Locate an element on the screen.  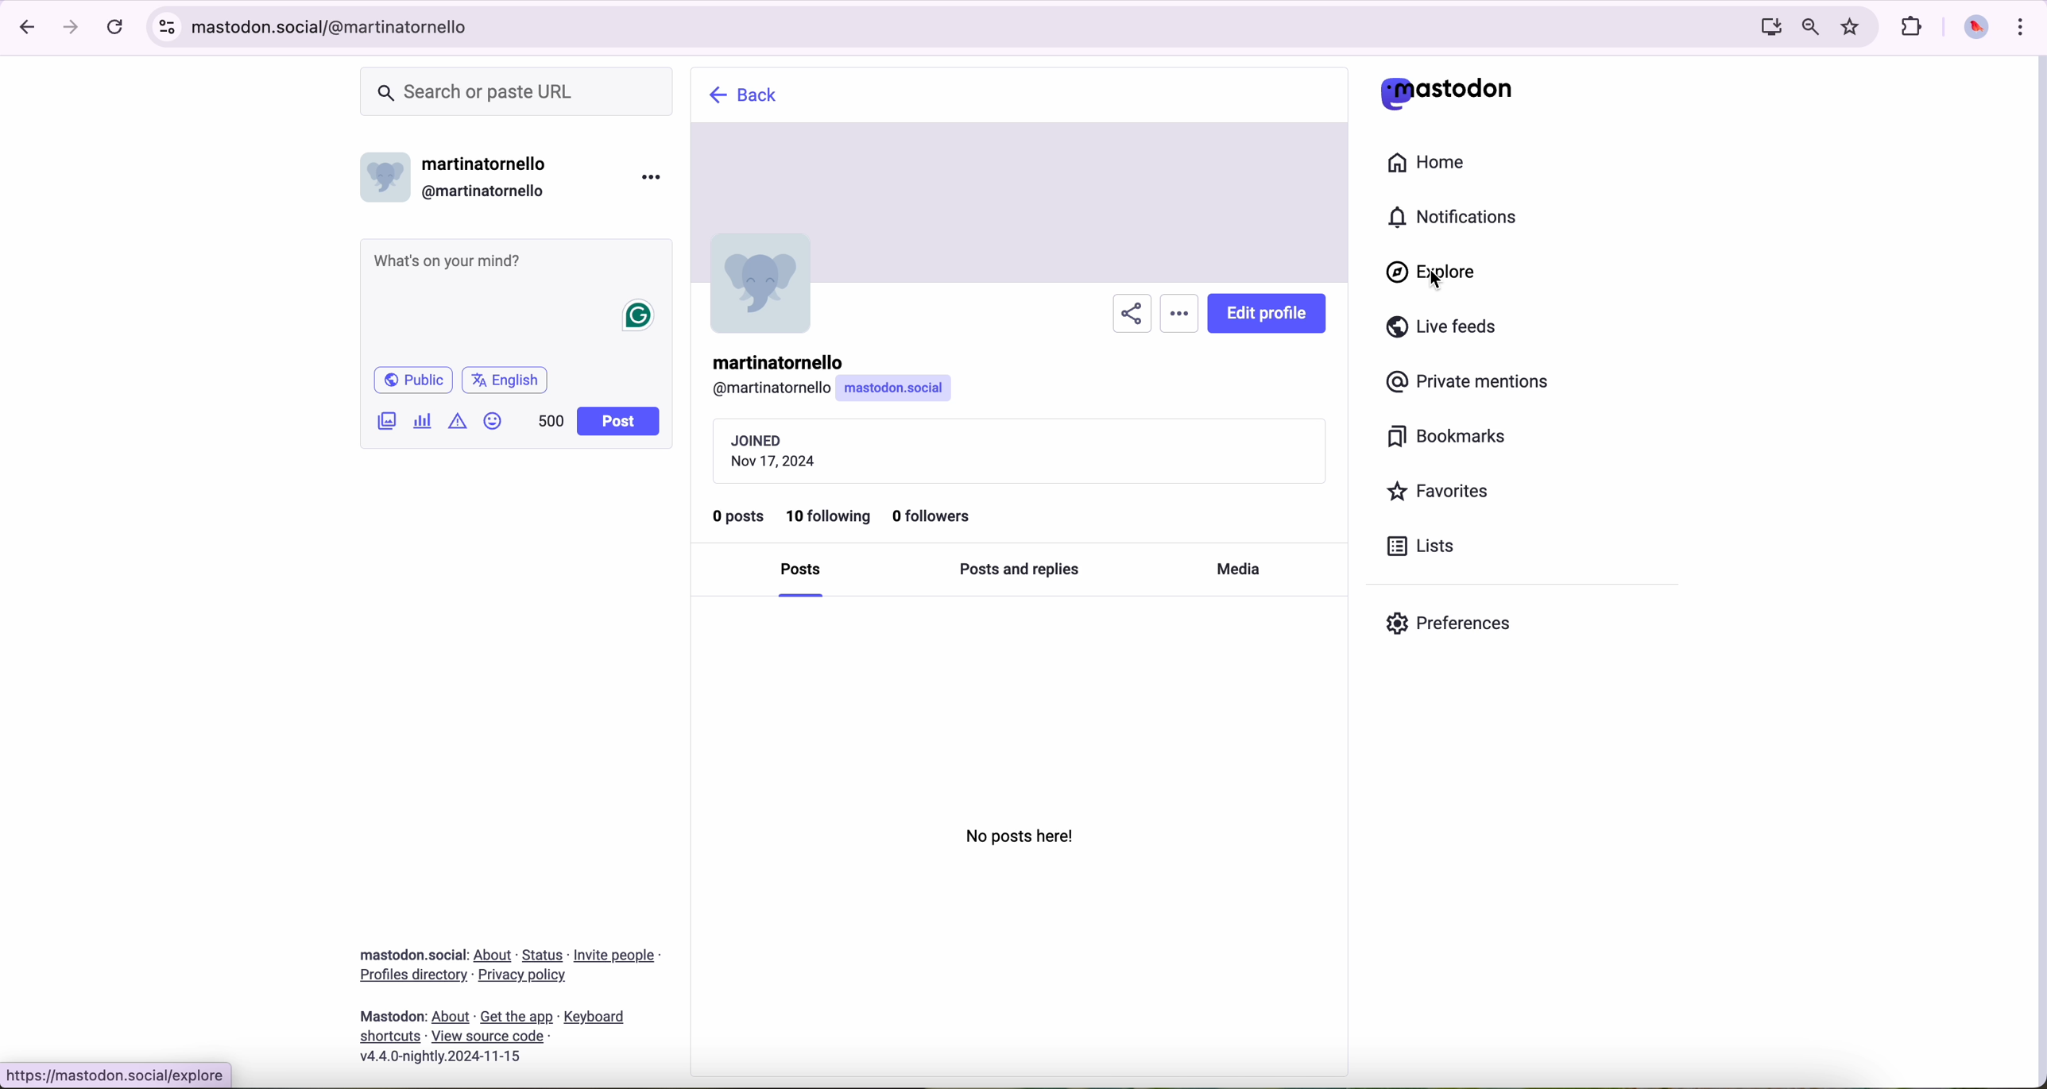
explore is located at coordinates (745, 95).